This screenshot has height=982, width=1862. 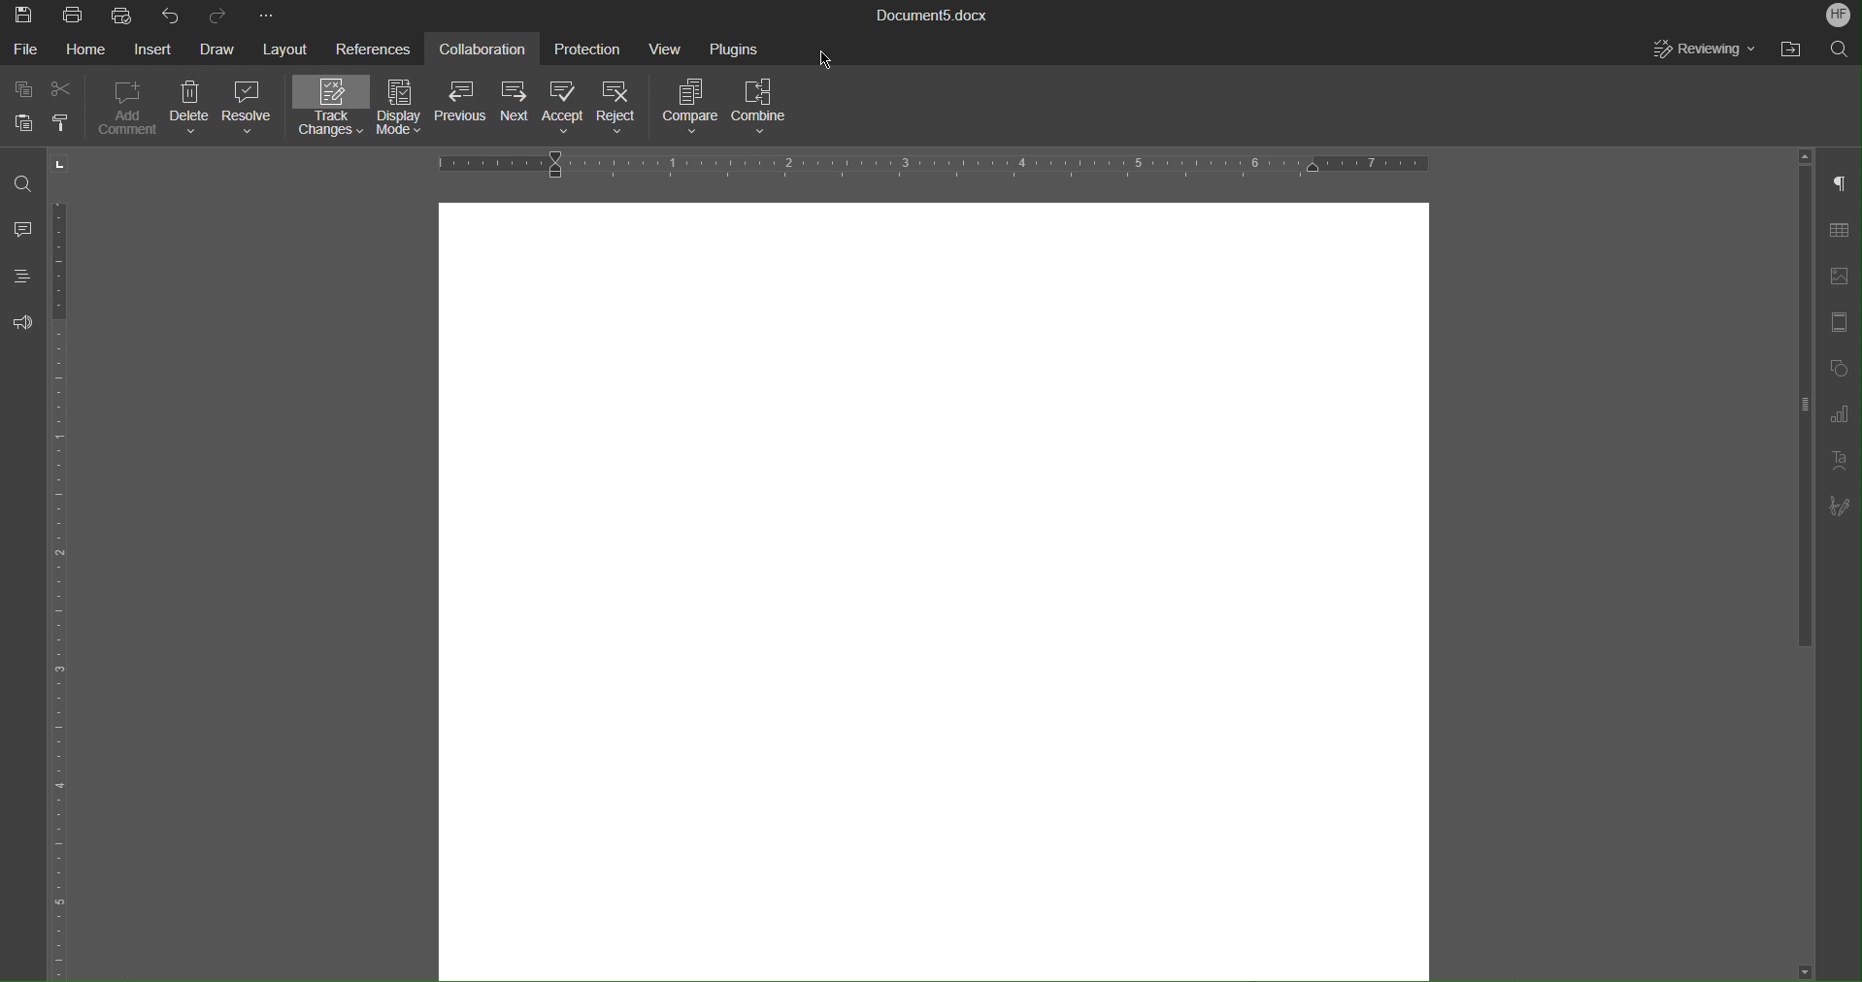 What do you see at coordinates (74, 160) in the screenshot?
I see `cursor` at bounding box center [74, 160].